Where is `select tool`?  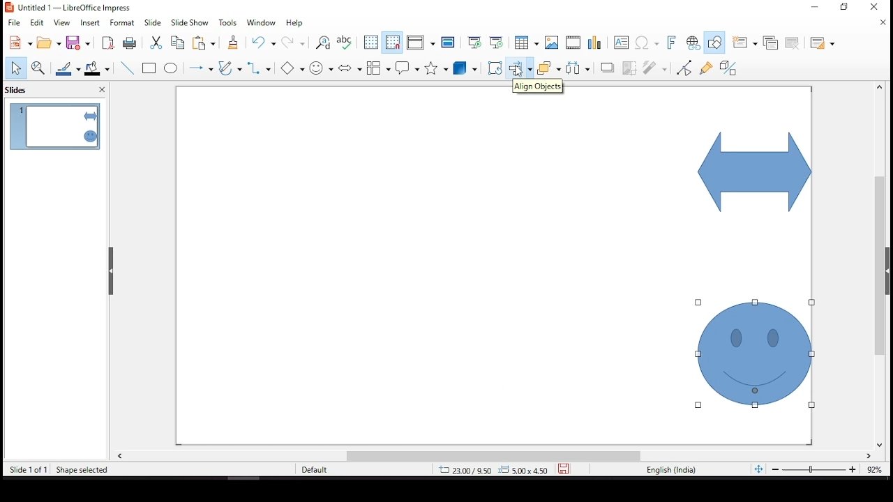 select tool is located at coordinates (16, 67).